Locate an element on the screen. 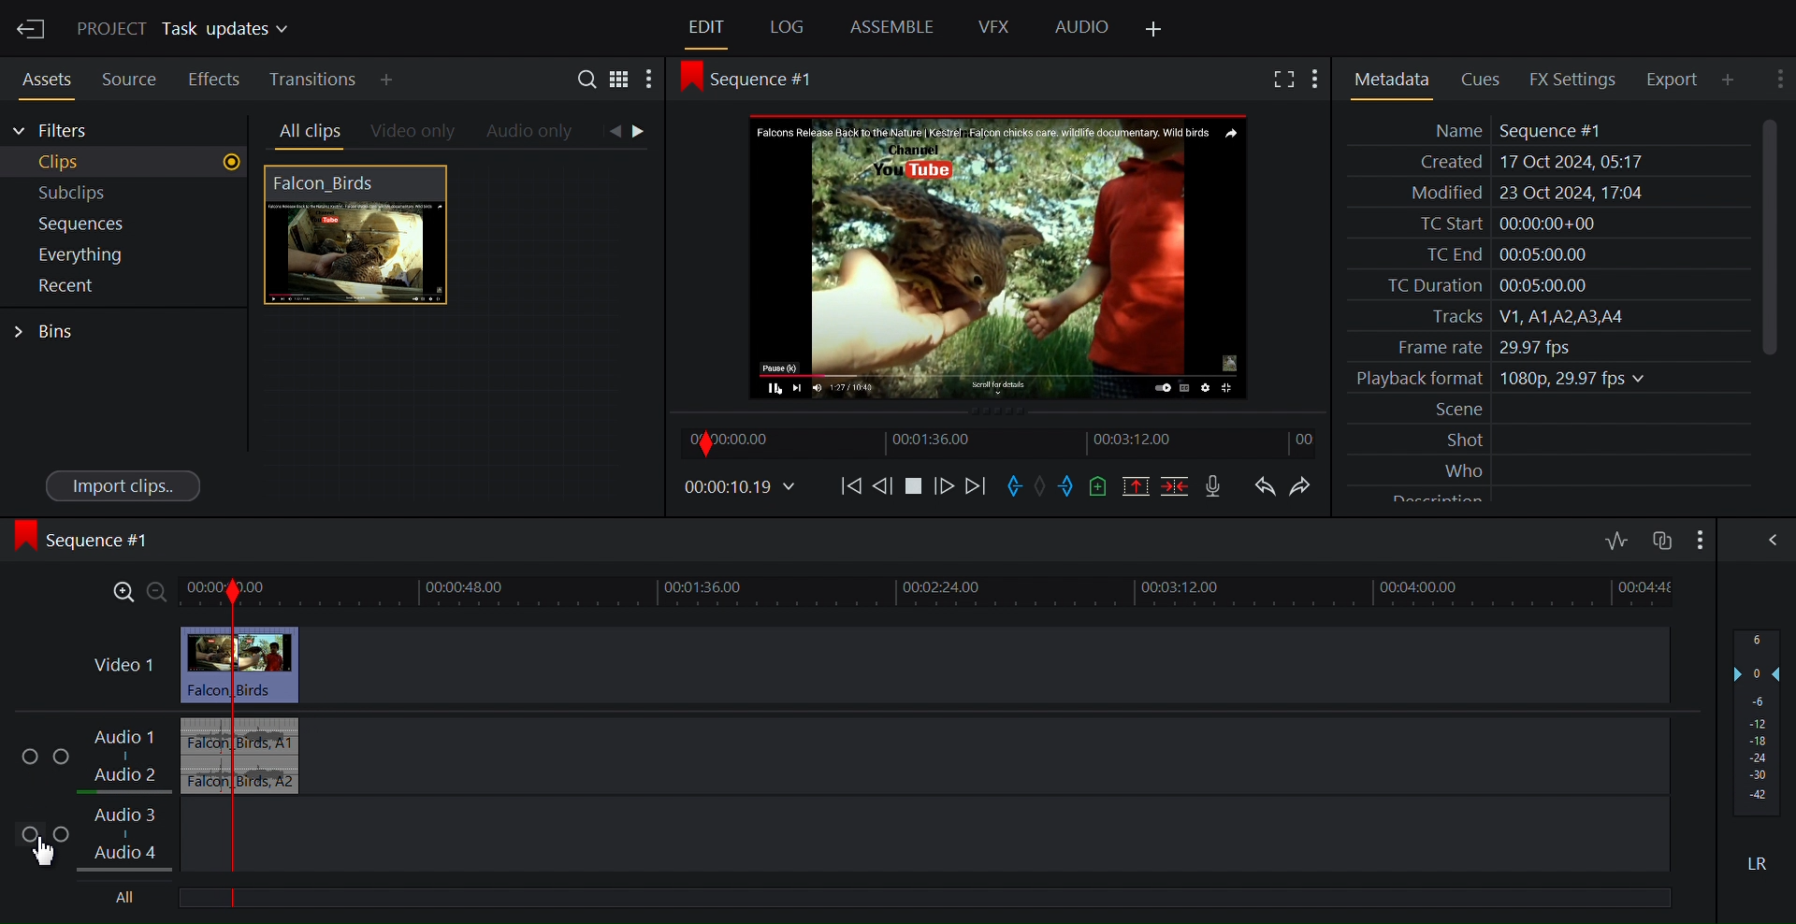 The image size is (1796, 924). Videos only is located at coordinates (413, 133).